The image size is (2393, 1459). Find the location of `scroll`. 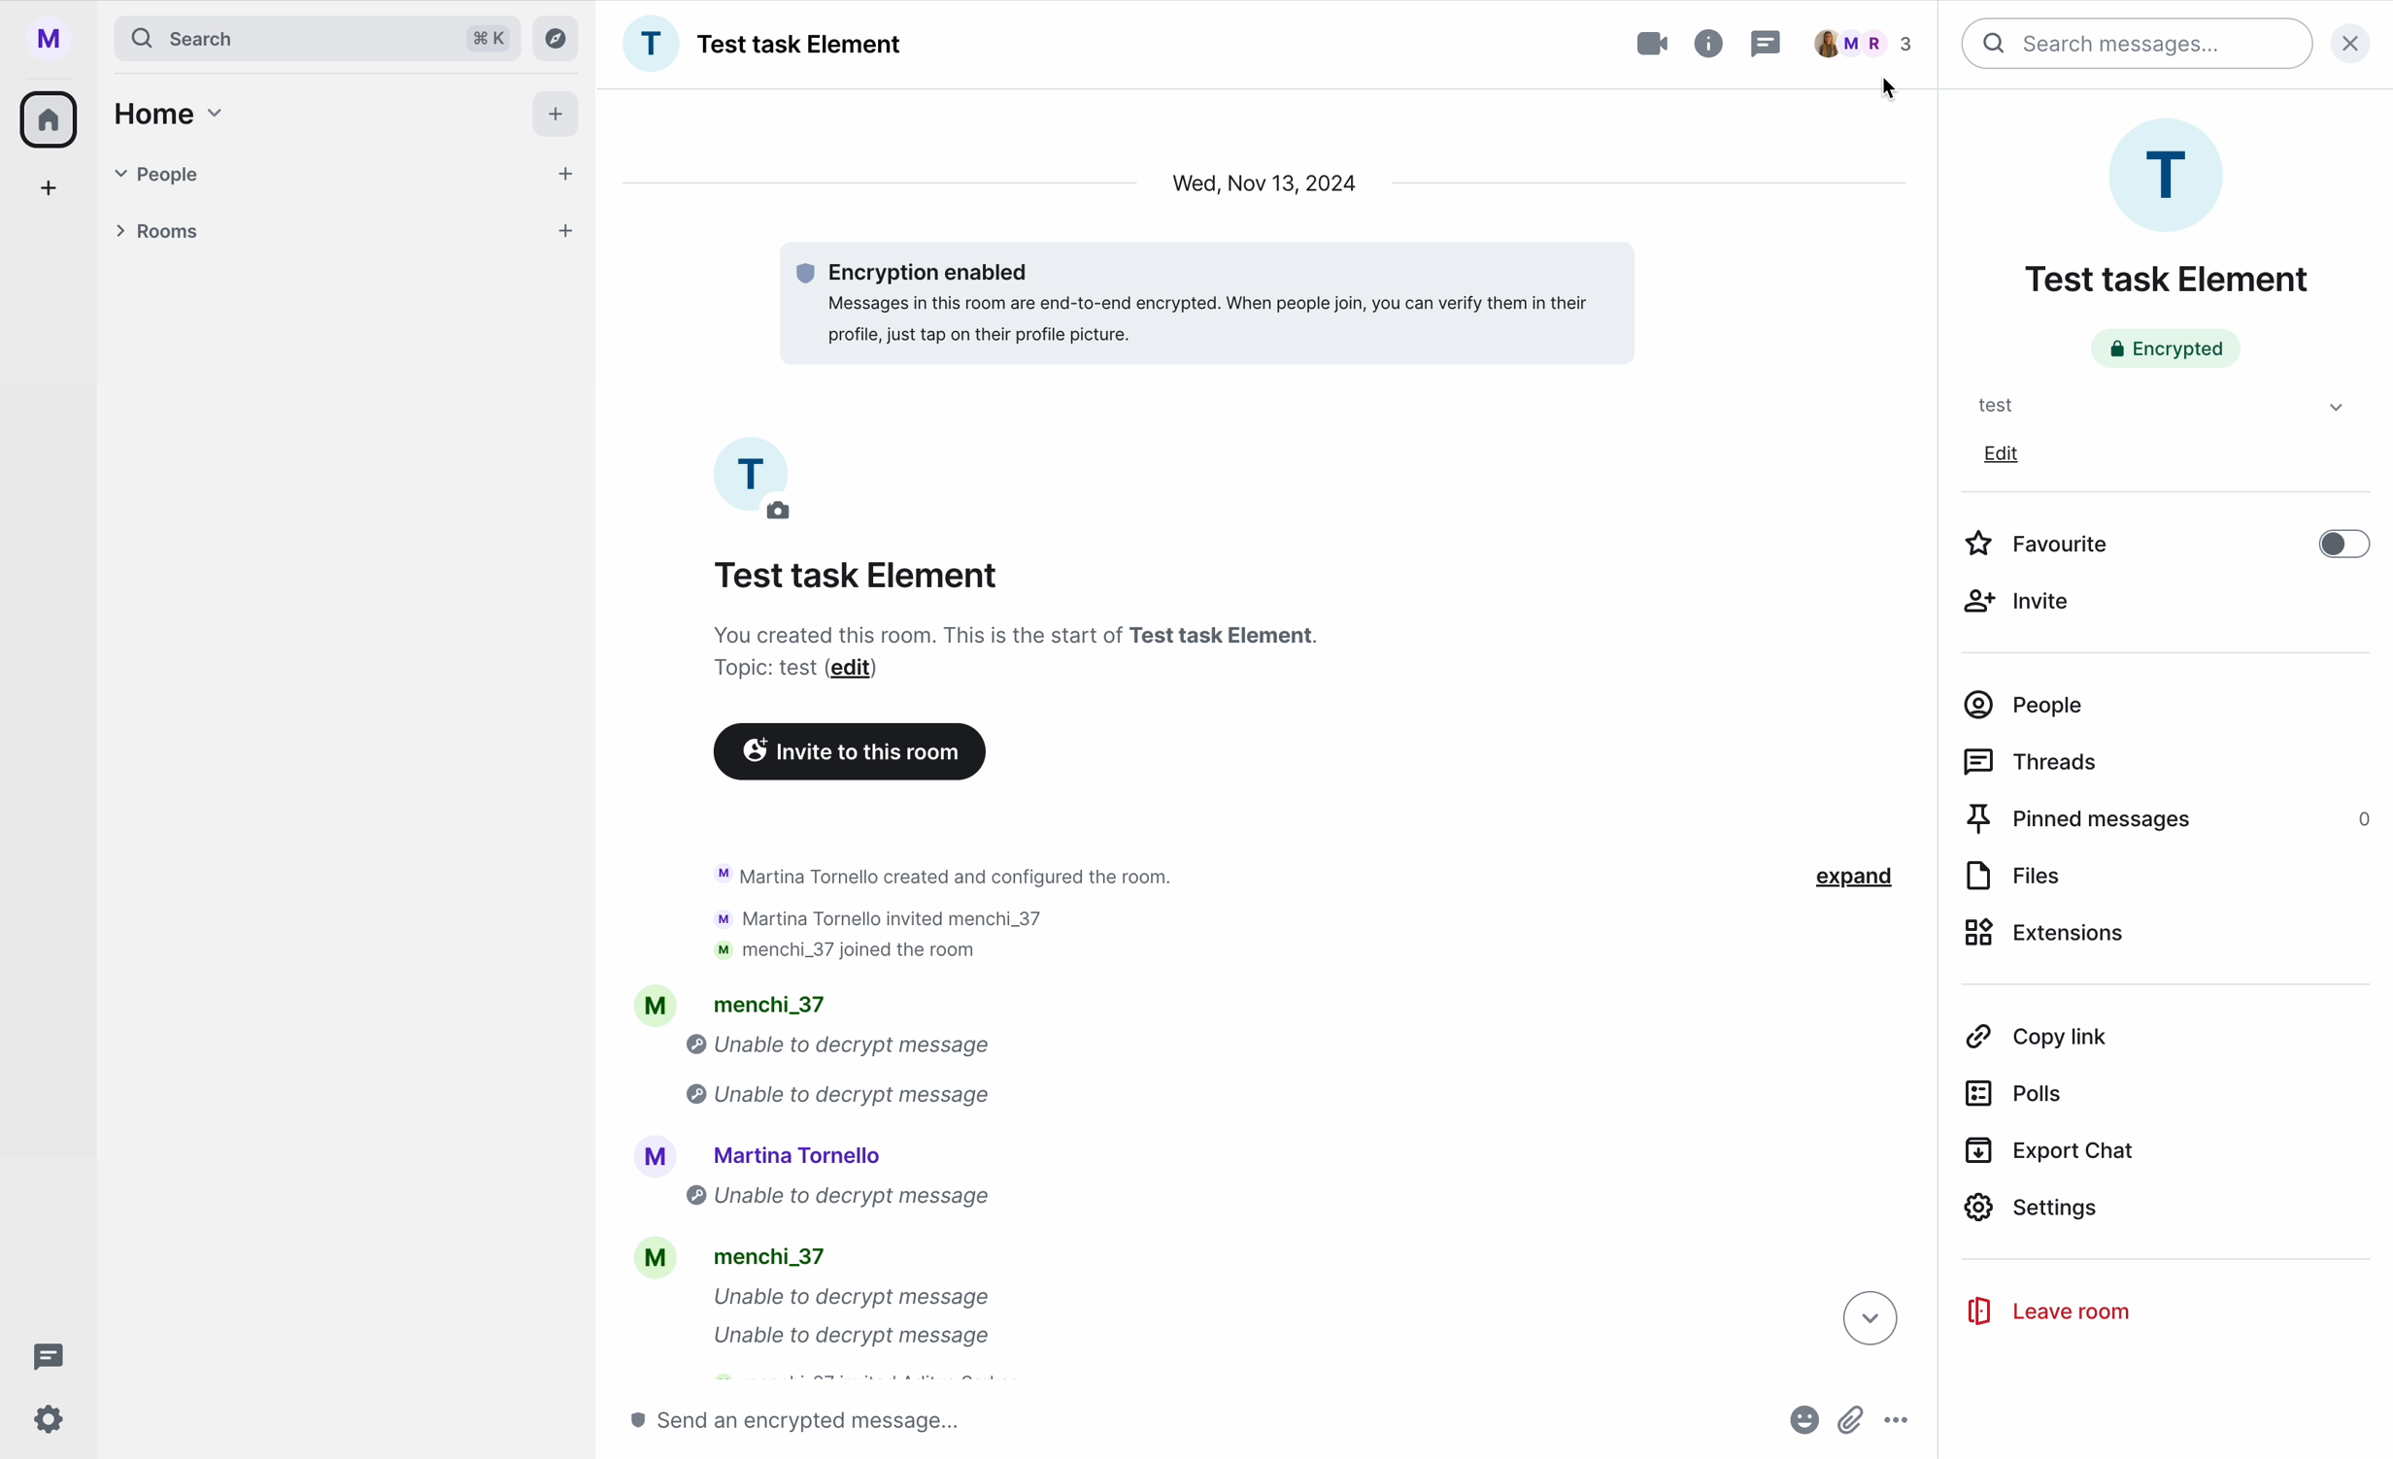

scroll is located at coordinates (1929, 730).